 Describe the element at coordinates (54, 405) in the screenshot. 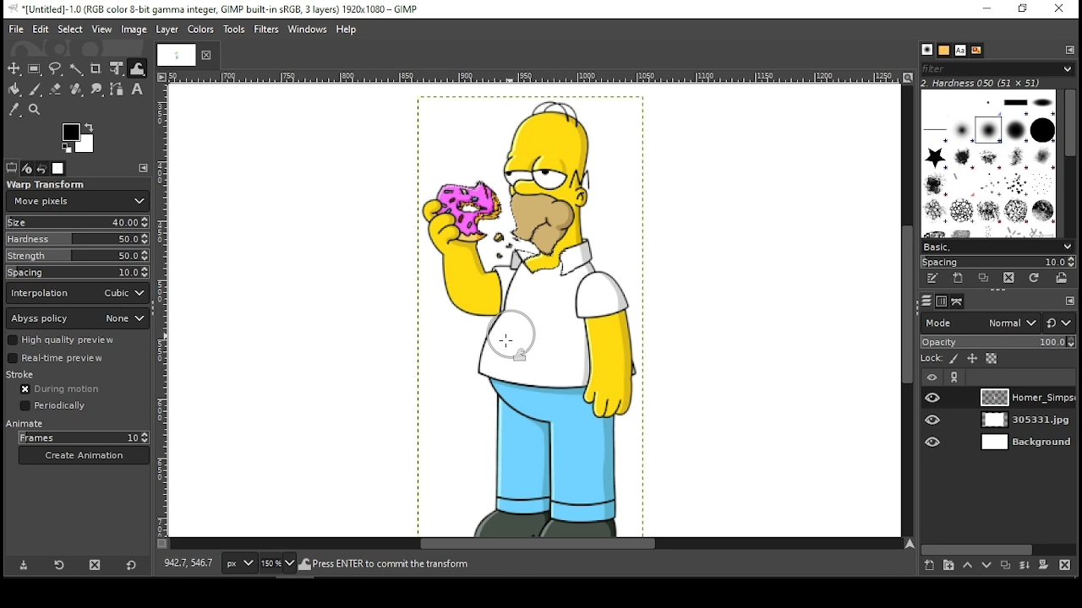

I see `periodically` at that location.